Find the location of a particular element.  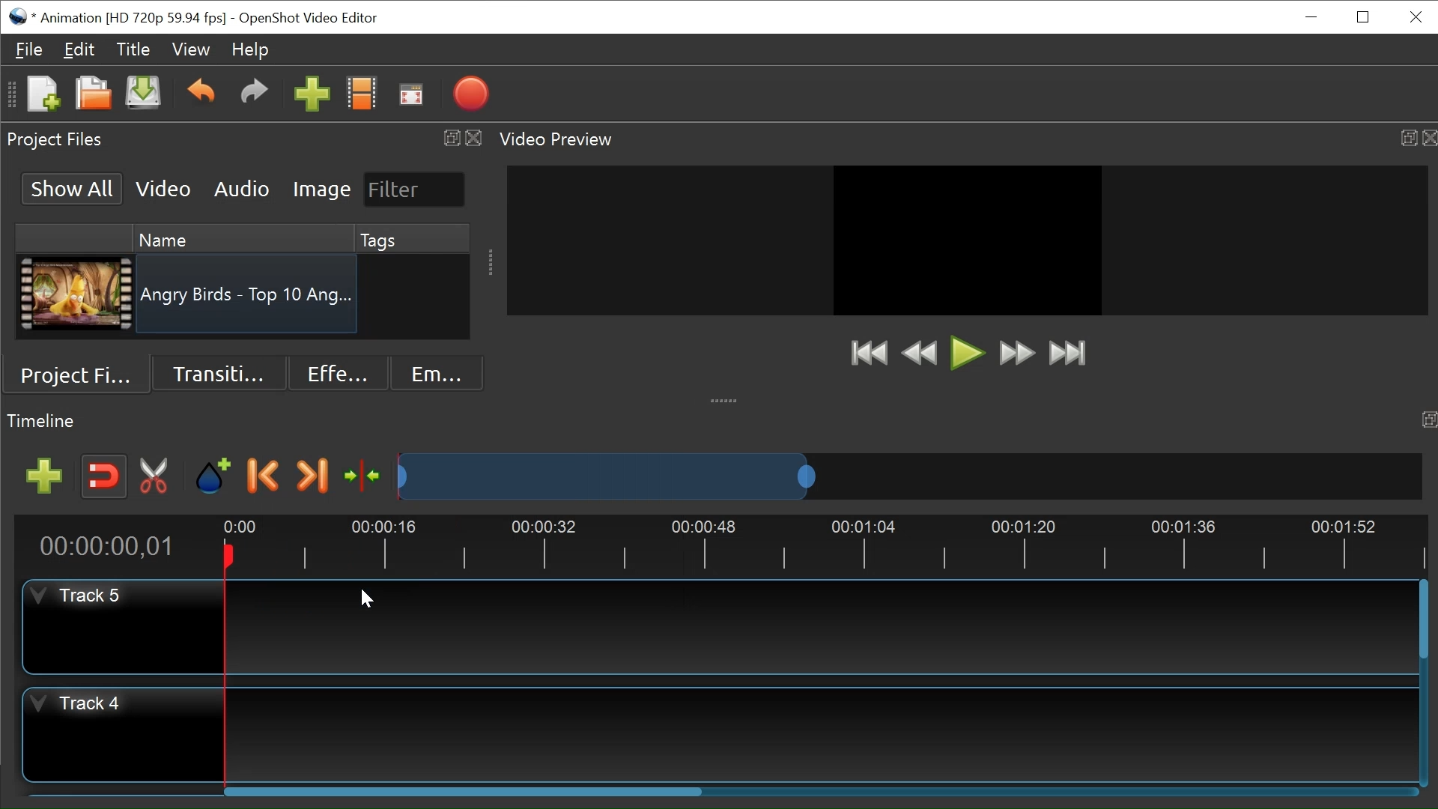

View is located at coordinates (191, 48).